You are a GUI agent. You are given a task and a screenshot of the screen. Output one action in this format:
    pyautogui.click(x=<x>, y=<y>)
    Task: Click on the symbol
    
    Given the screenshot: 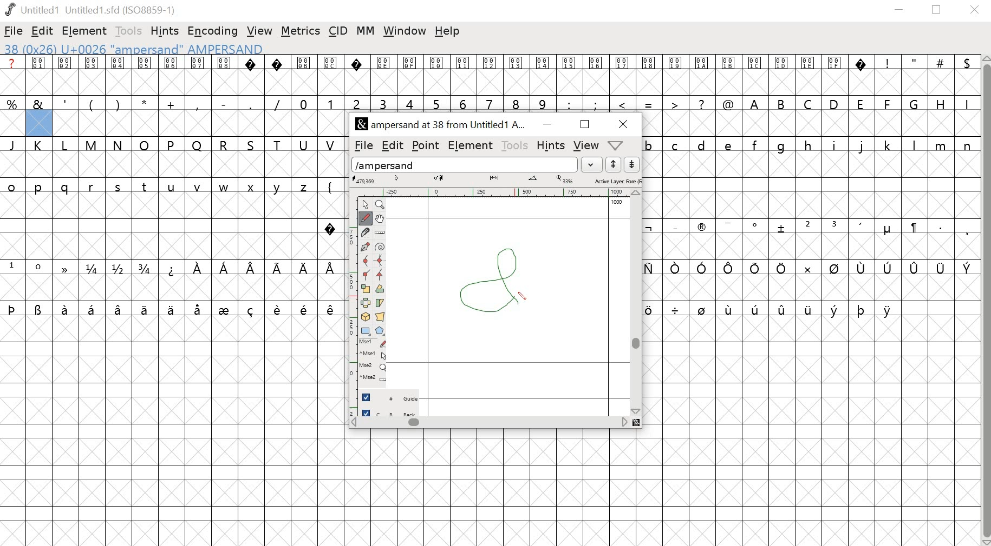 What is the action you would take?
    pyautogui.click(x=862, y=268)
    